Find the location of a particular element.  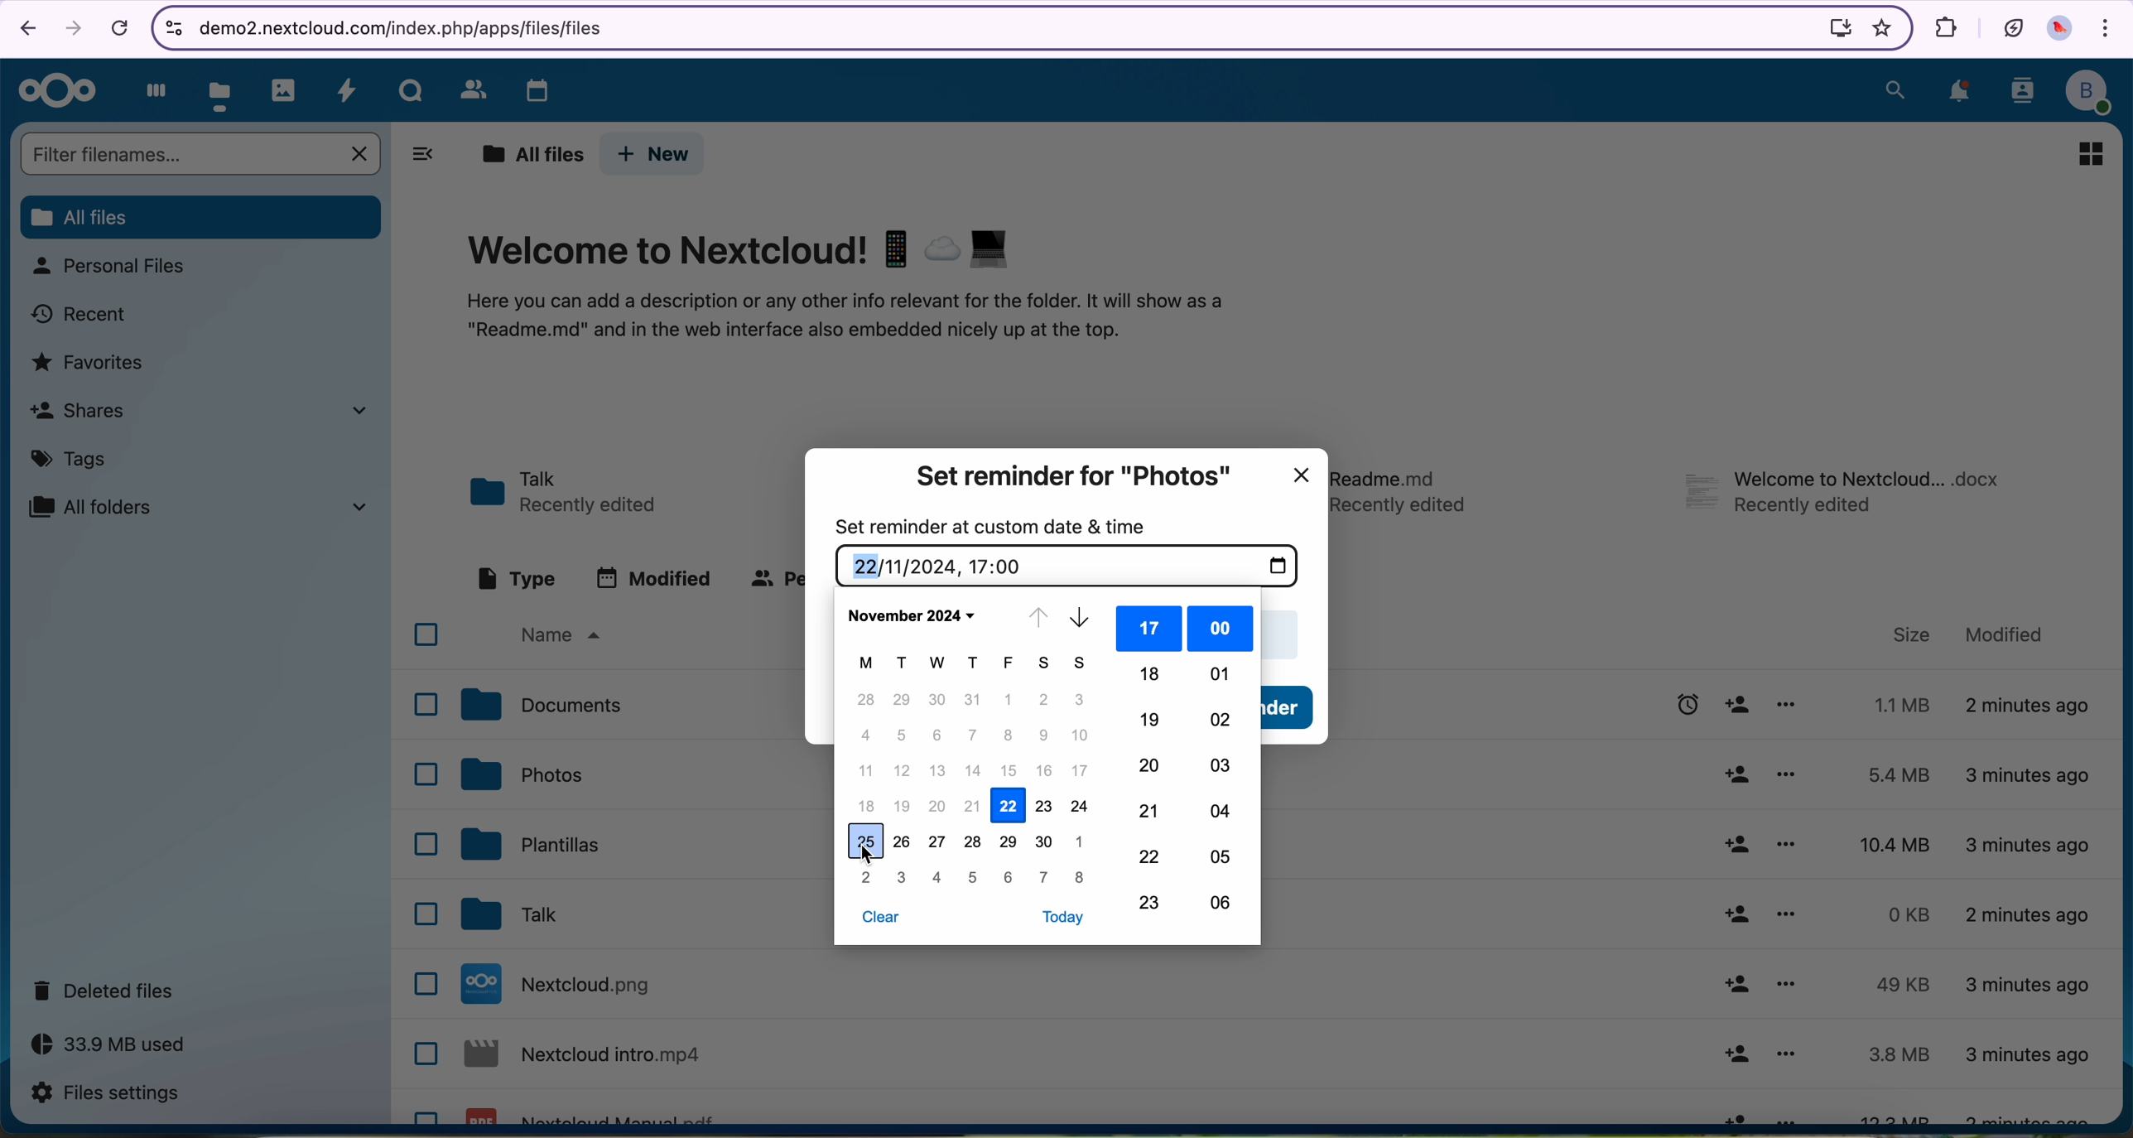

size is located at coordinates (1904, 633).